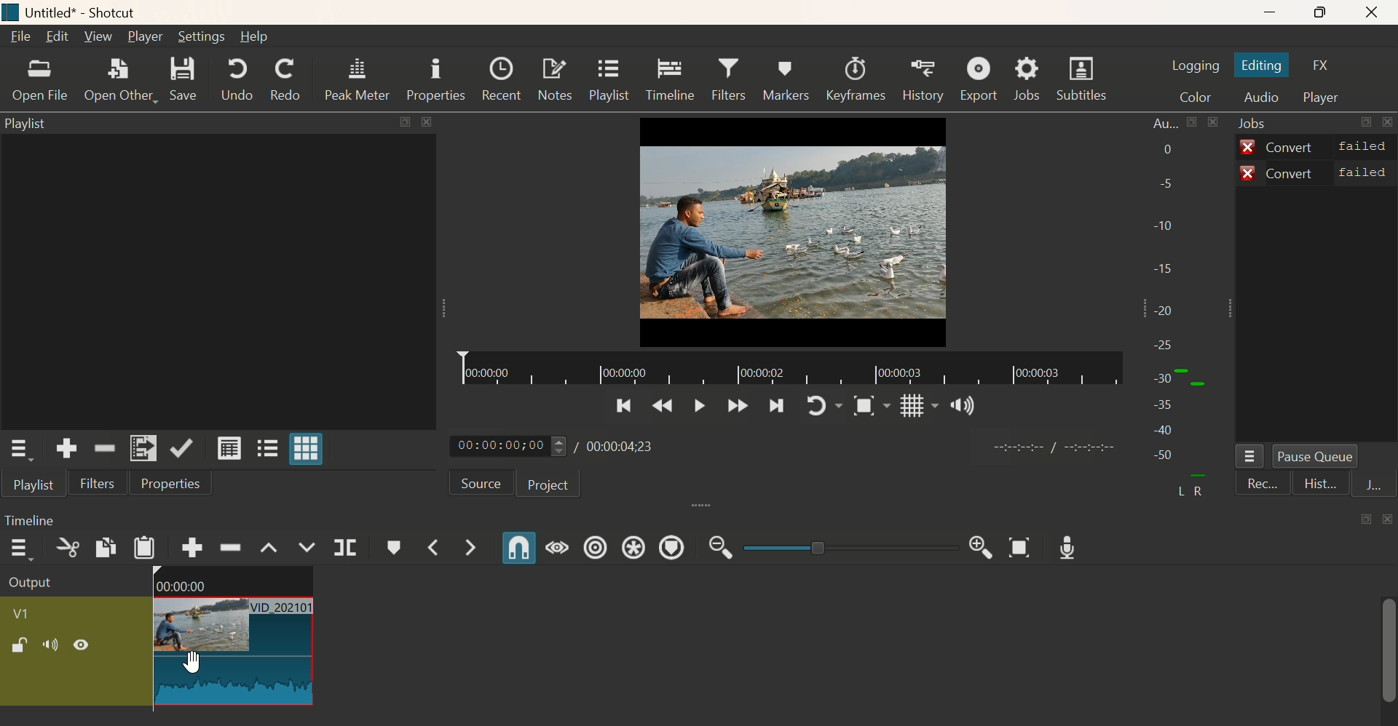 The height and width of the screenshot is (726, 1398). Describe the element at coordinates (151, 35) in the screenshot. I see `` at that location.